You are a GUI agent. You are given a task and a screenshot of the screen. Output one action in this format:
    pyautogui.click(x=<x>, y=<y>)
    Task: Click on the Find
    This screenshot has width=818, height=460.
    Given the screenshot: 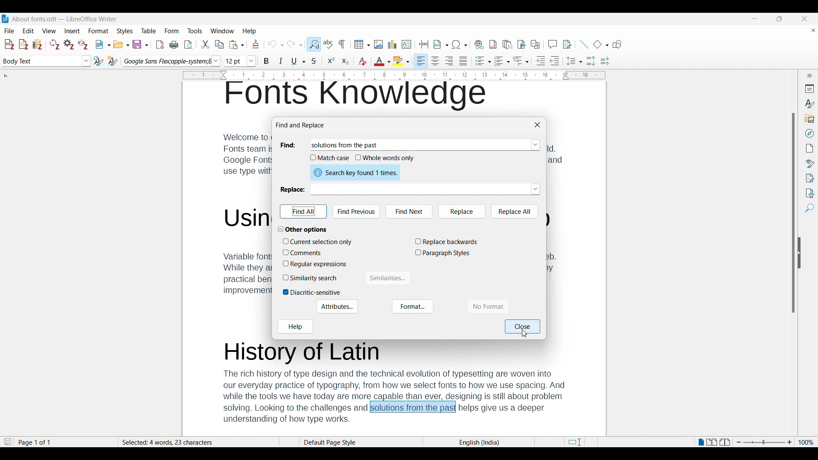 What is the action you would take?
    pyautogui.click(x=809, y=208)
    